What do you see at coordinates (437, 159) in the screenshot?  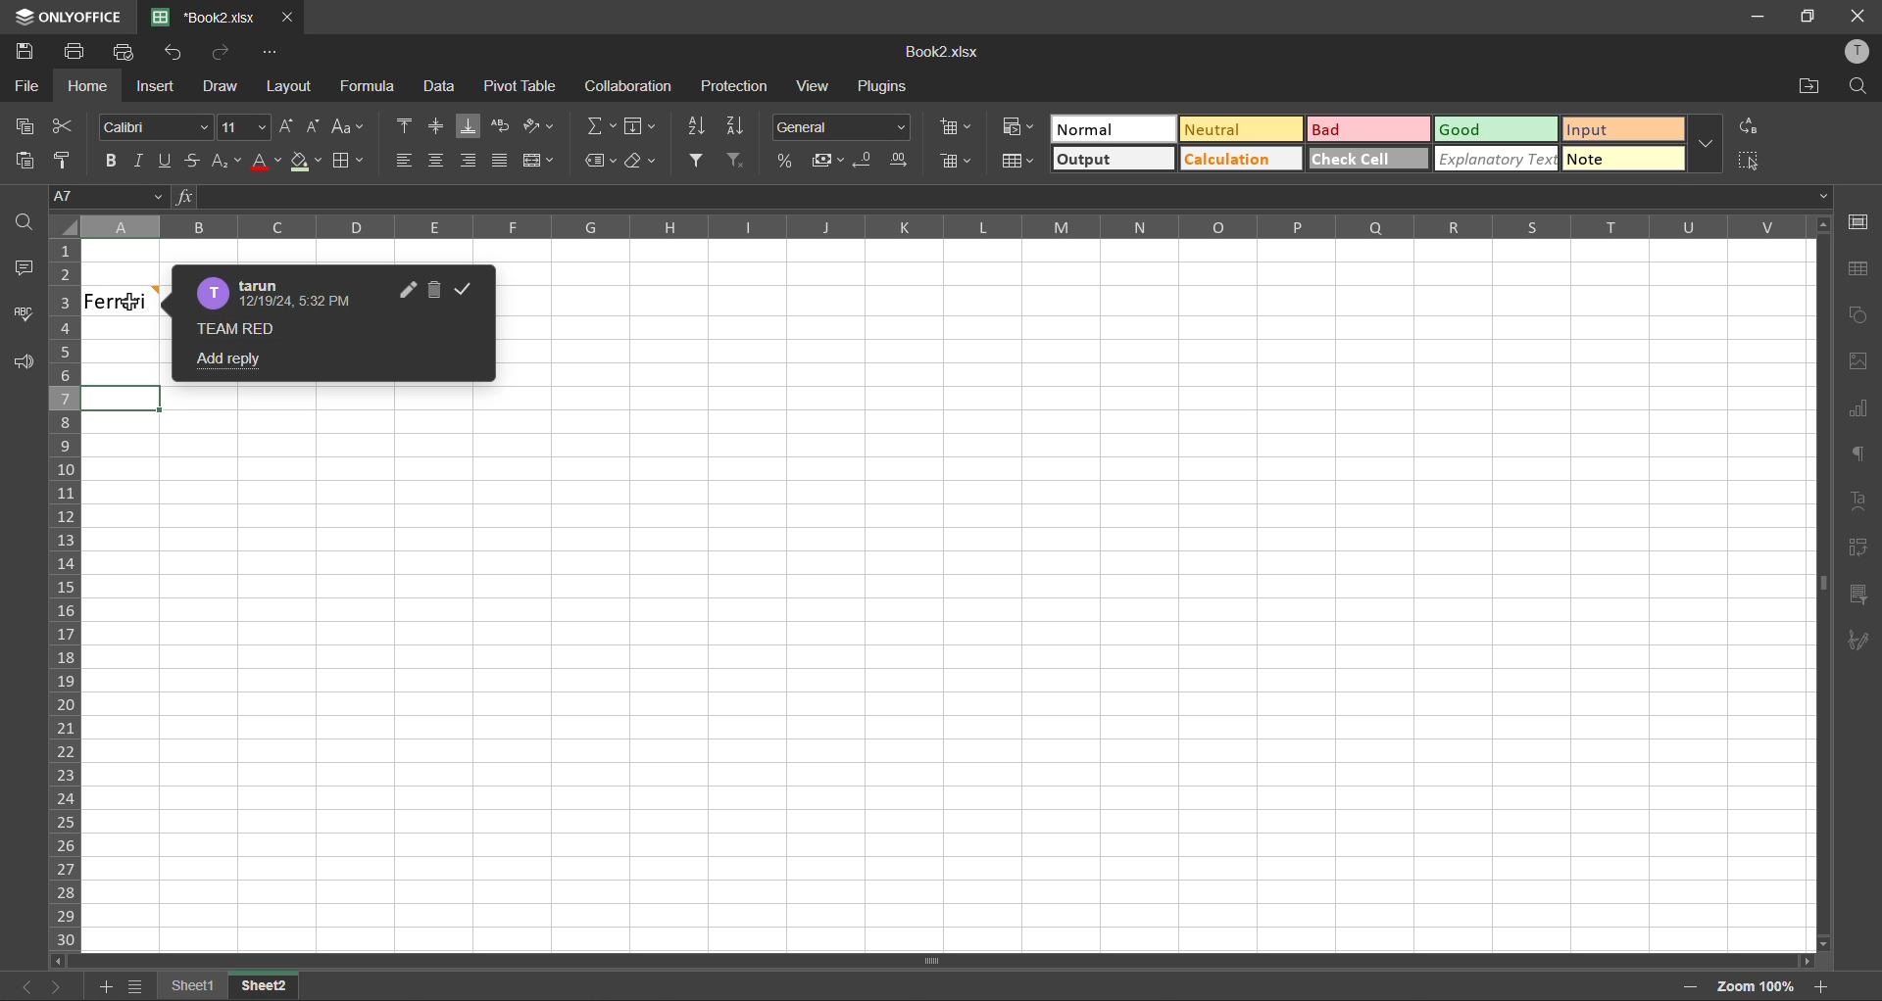 I see `align center` at bounding box center [437, 159].